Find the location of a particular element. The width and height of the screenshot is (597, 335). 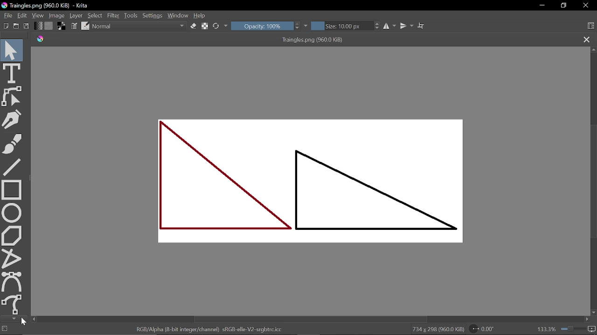

133.3% is located at coordinates (546, 330).